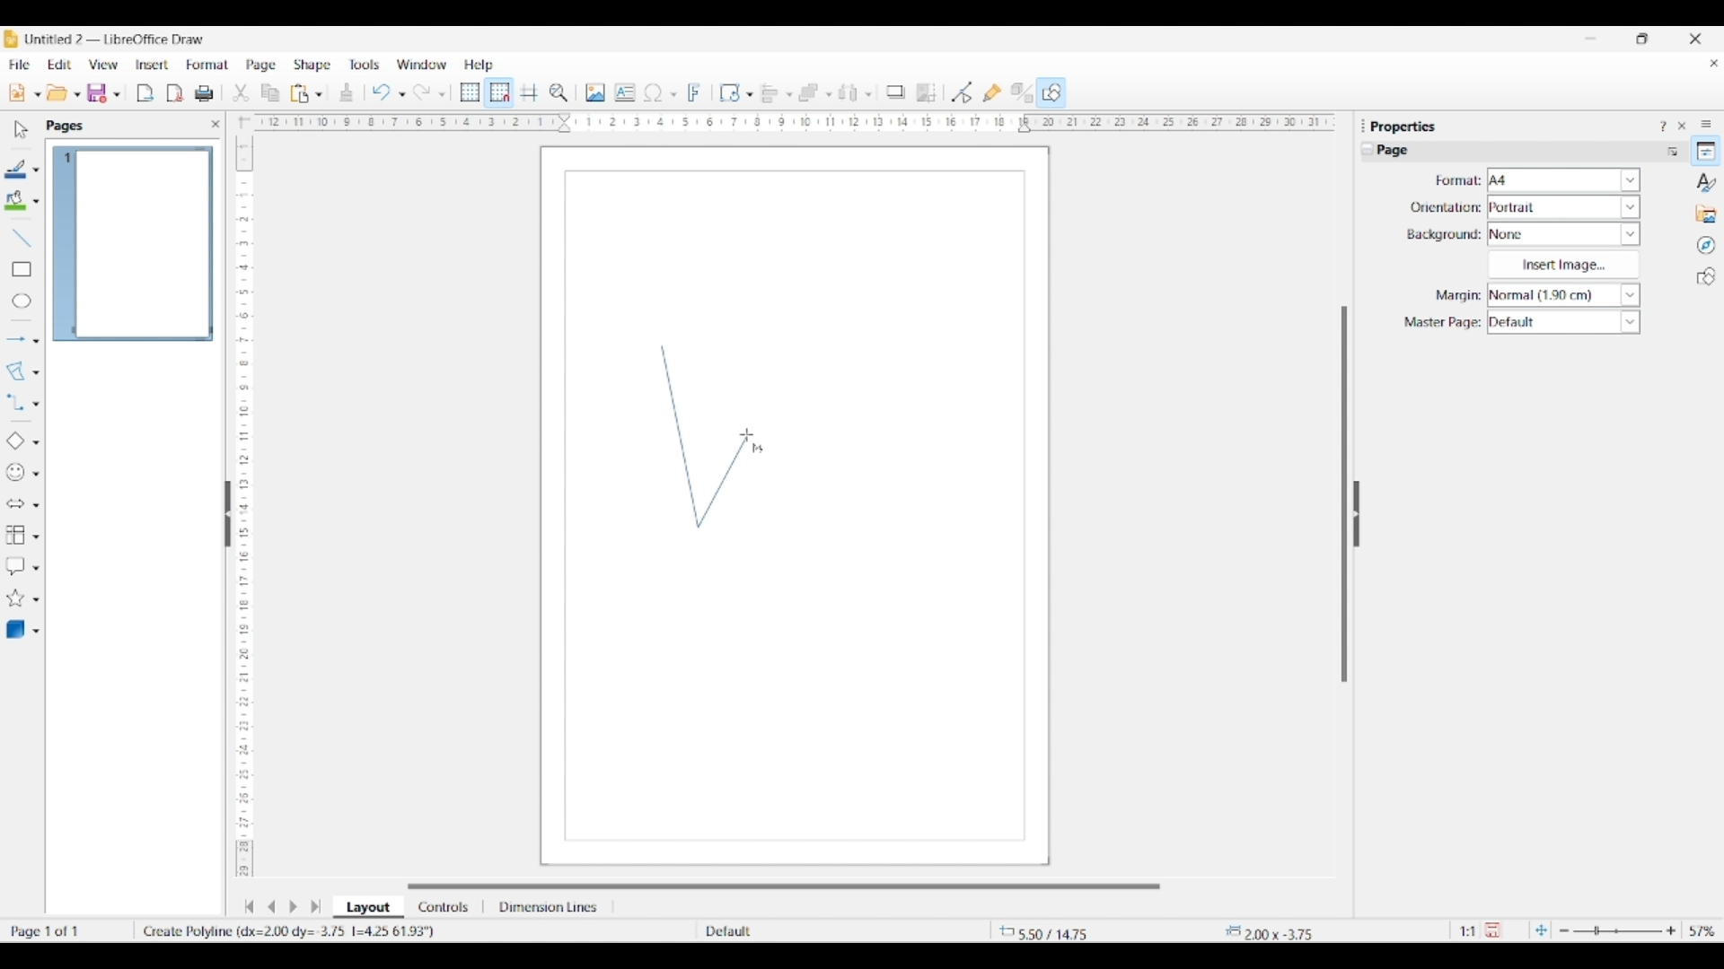  What do you see at coordinates (368, 907) in the screenshot?
I see `Layout selected` at bounding box center [368, 907].